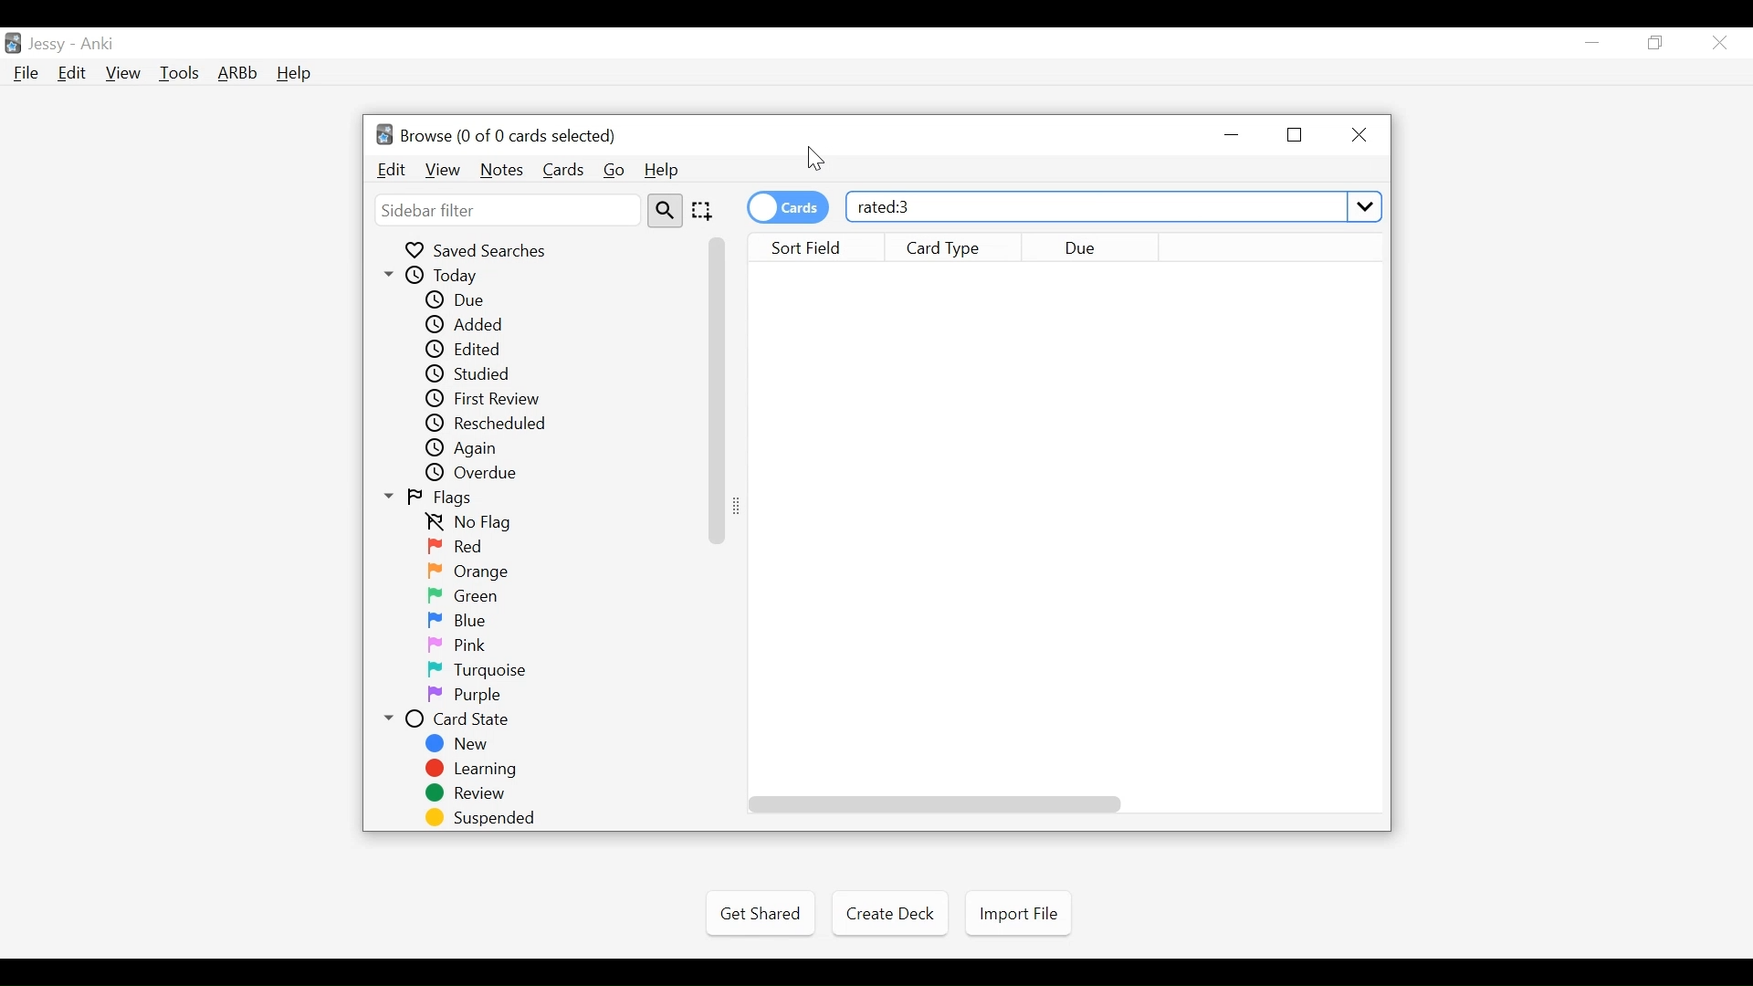 The width and height of the screenshot is (1753, 986). What do you see at coordinates (1111, 205) in the screenshot?
I see `rated:3` at bounding box center [1111, 205].